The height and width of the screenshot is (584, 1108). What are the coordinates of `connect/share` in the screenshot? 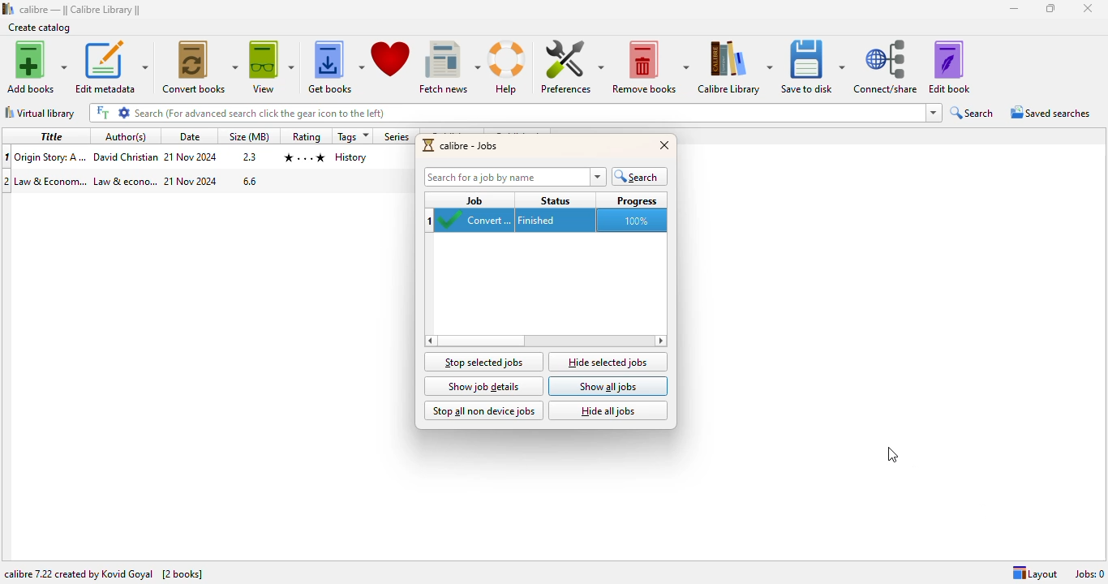 It's located at (887, 67).